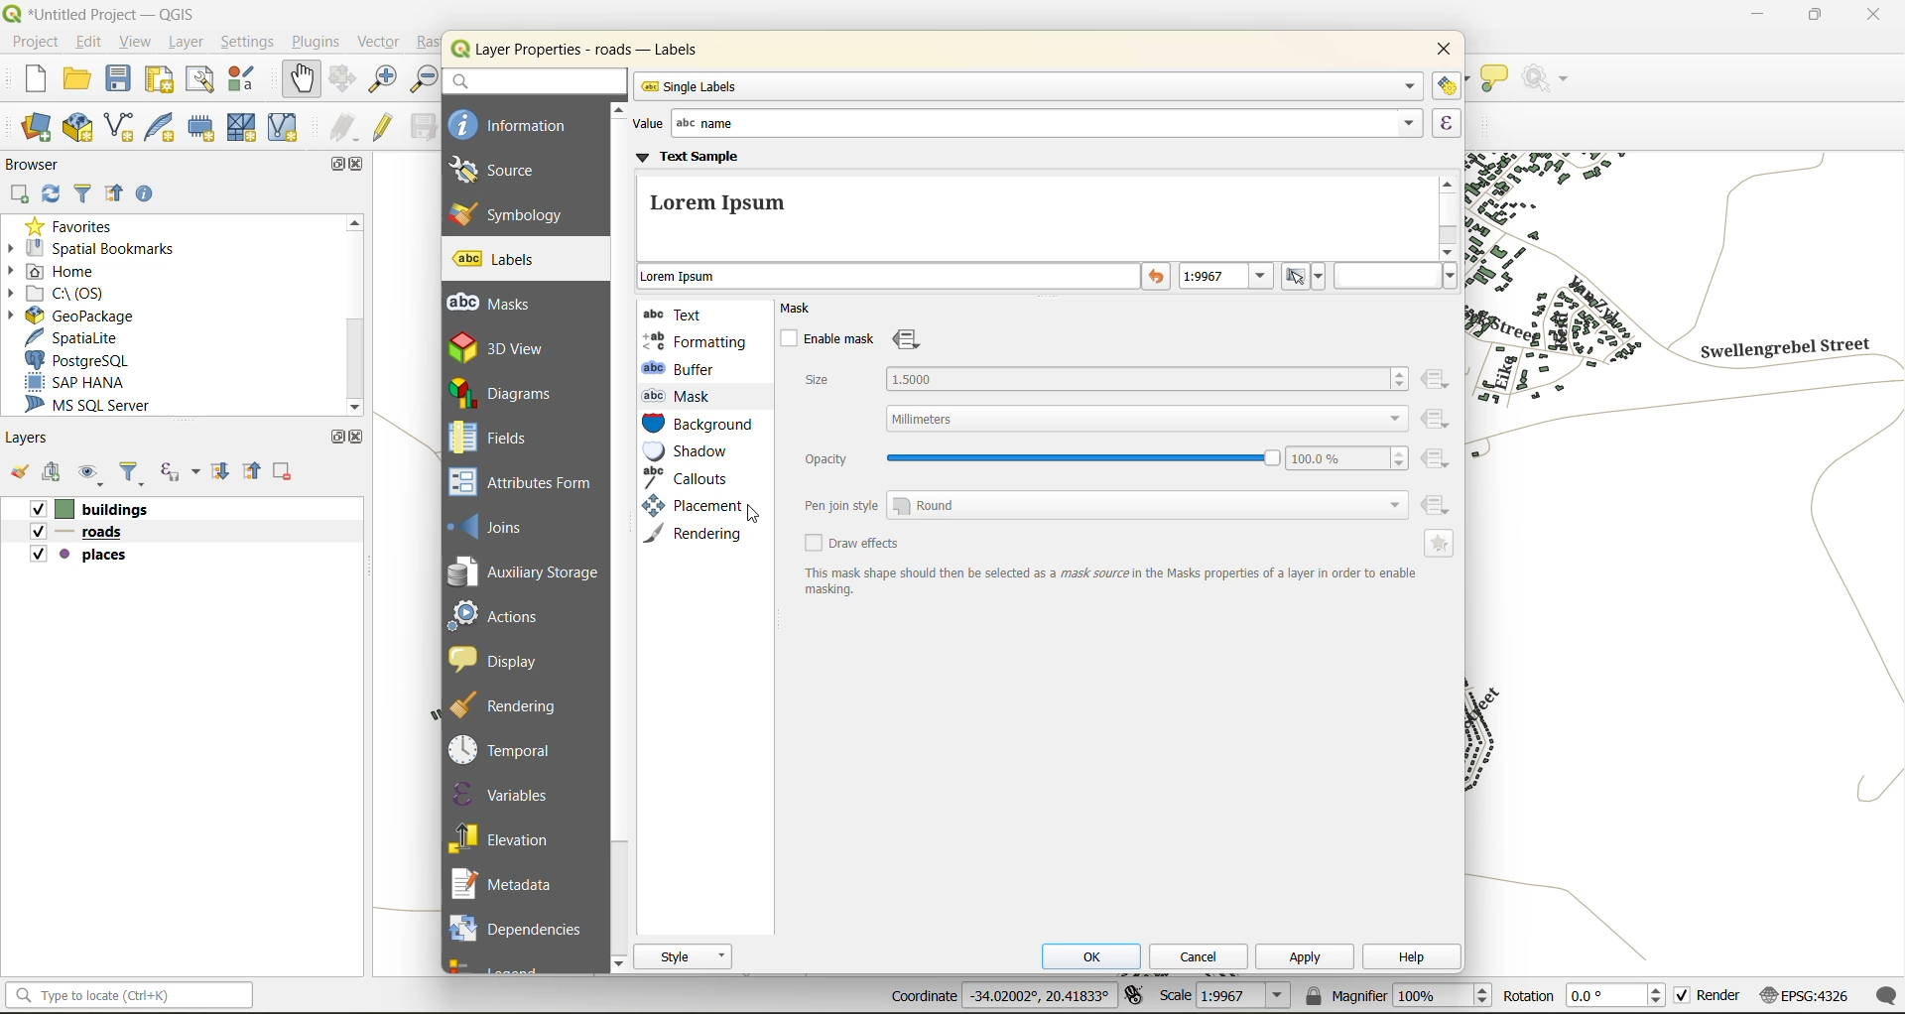 Image resolution: width=1905 pixels, height=1014 pixels. What do you see at coordinates (185, 45) in the screenshot?
I see `layer` at bounding box center [185, 45].